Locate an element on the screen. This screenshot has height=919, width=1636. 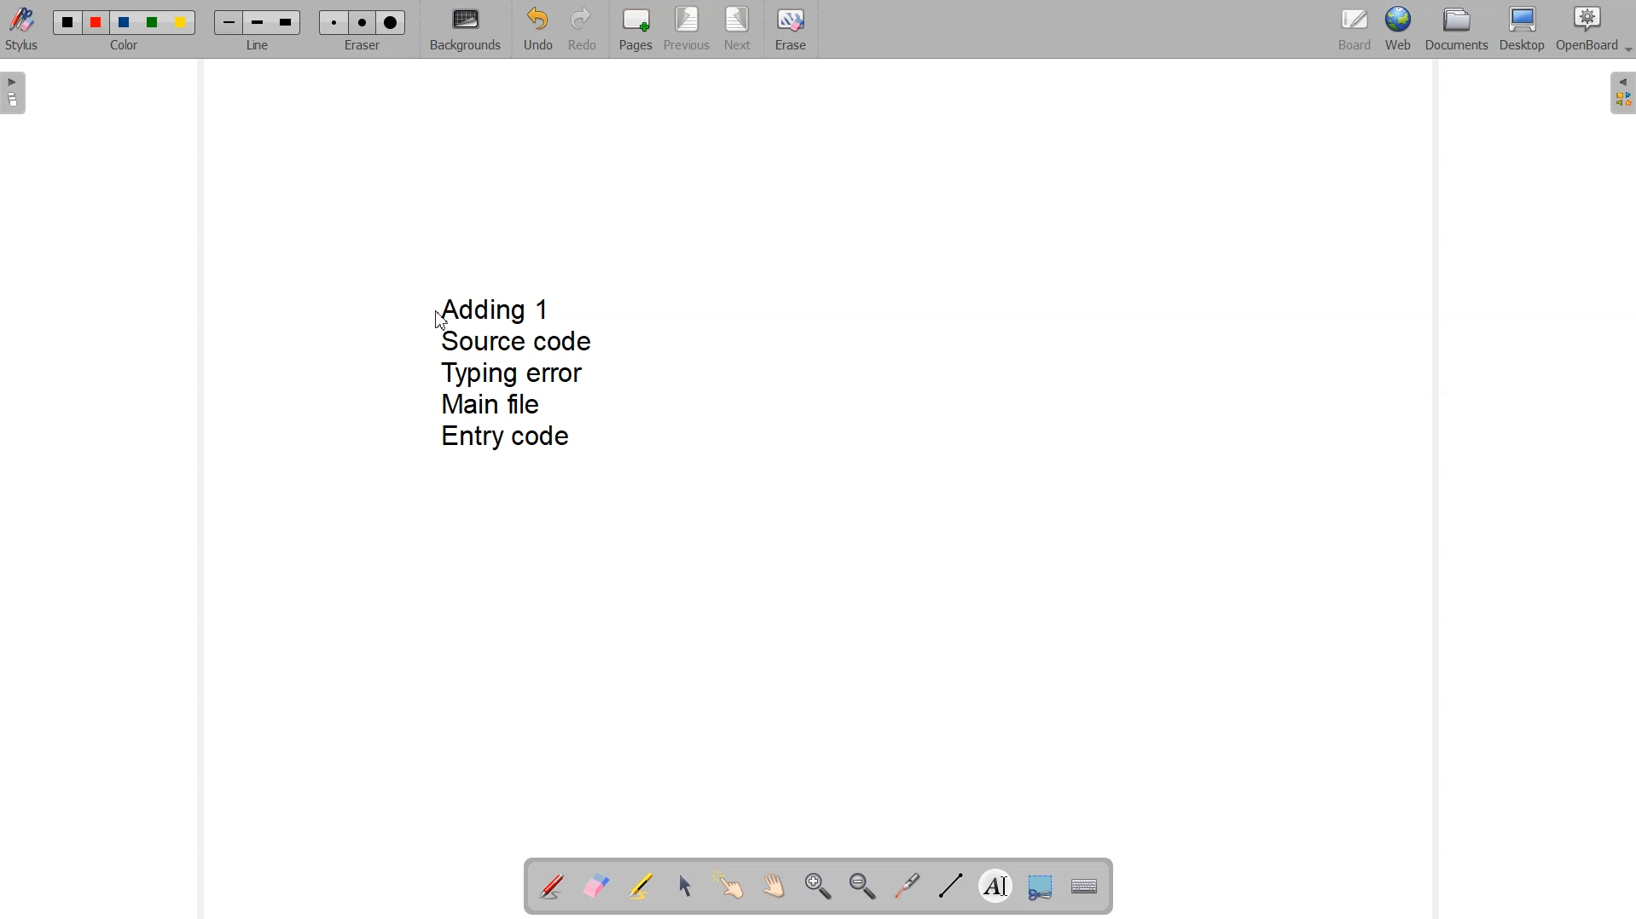
Write text is located at coordinates (995, 883).